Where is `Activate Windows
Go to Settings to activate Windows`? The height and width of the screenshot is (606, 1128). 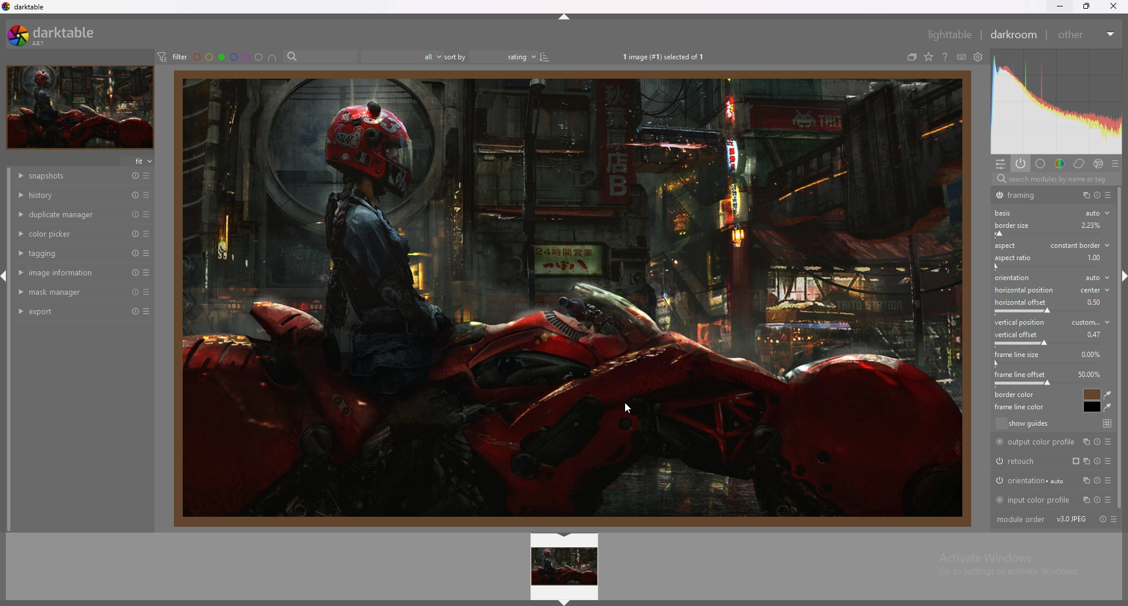
Activate Windows
Go to Settings to activate Windows is located at coordinates (1006, 567).